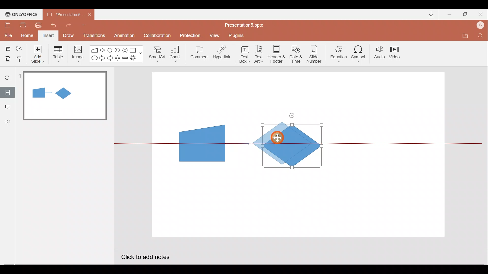 This screenshot has width=488, height=274. I want to click on Flow chart-decision, so click(103, 50).